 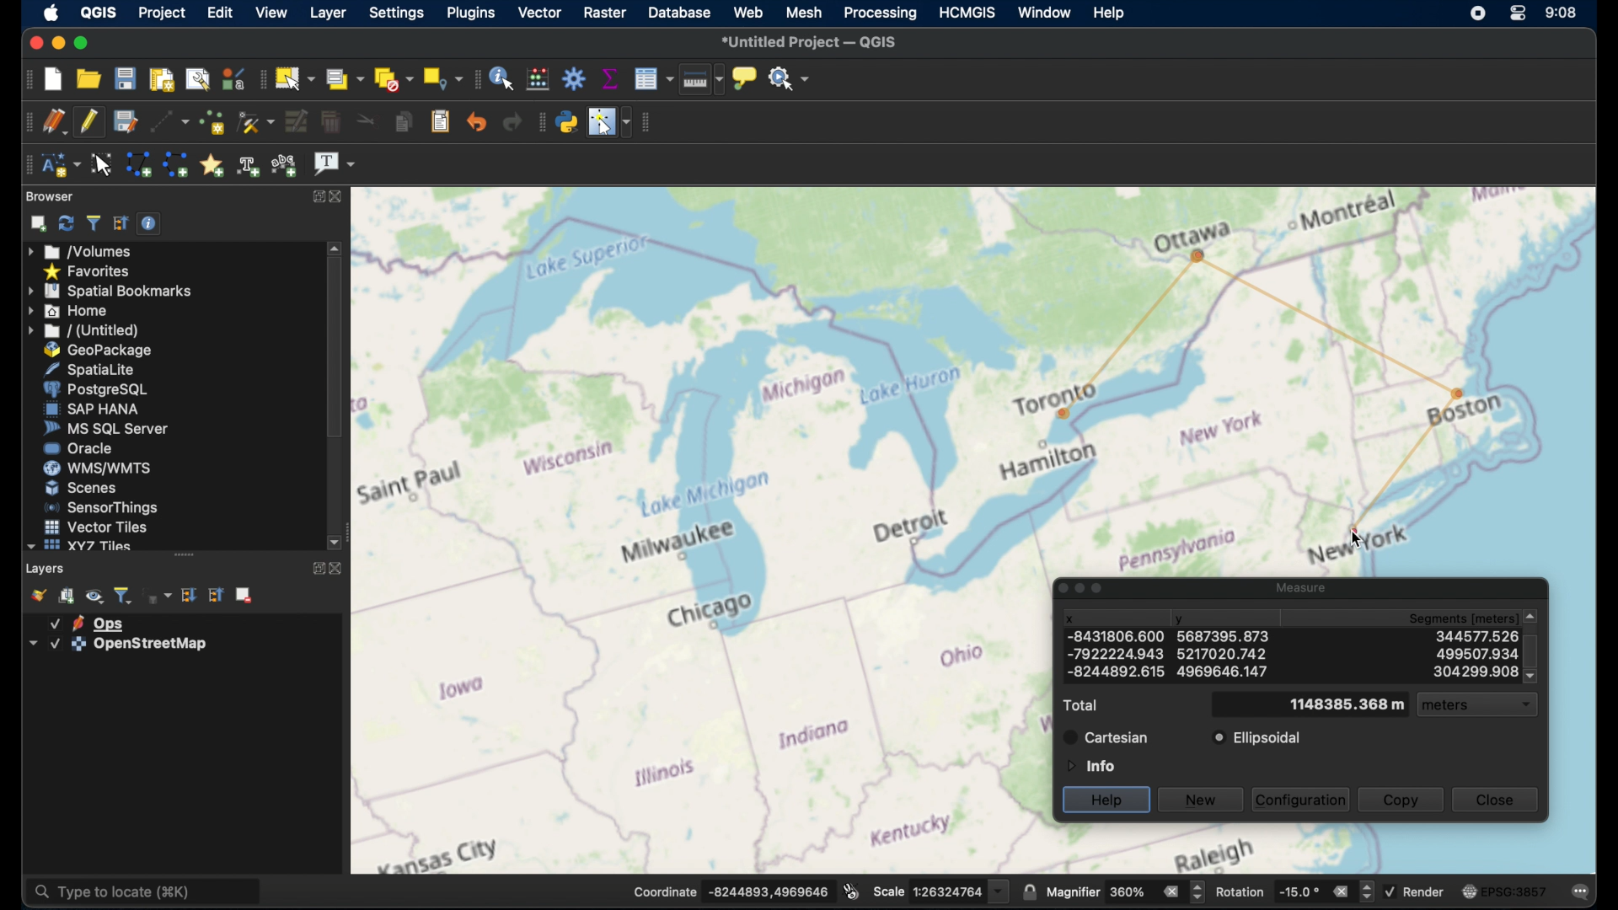 I want to click on x, so click(x=1112, y=635).